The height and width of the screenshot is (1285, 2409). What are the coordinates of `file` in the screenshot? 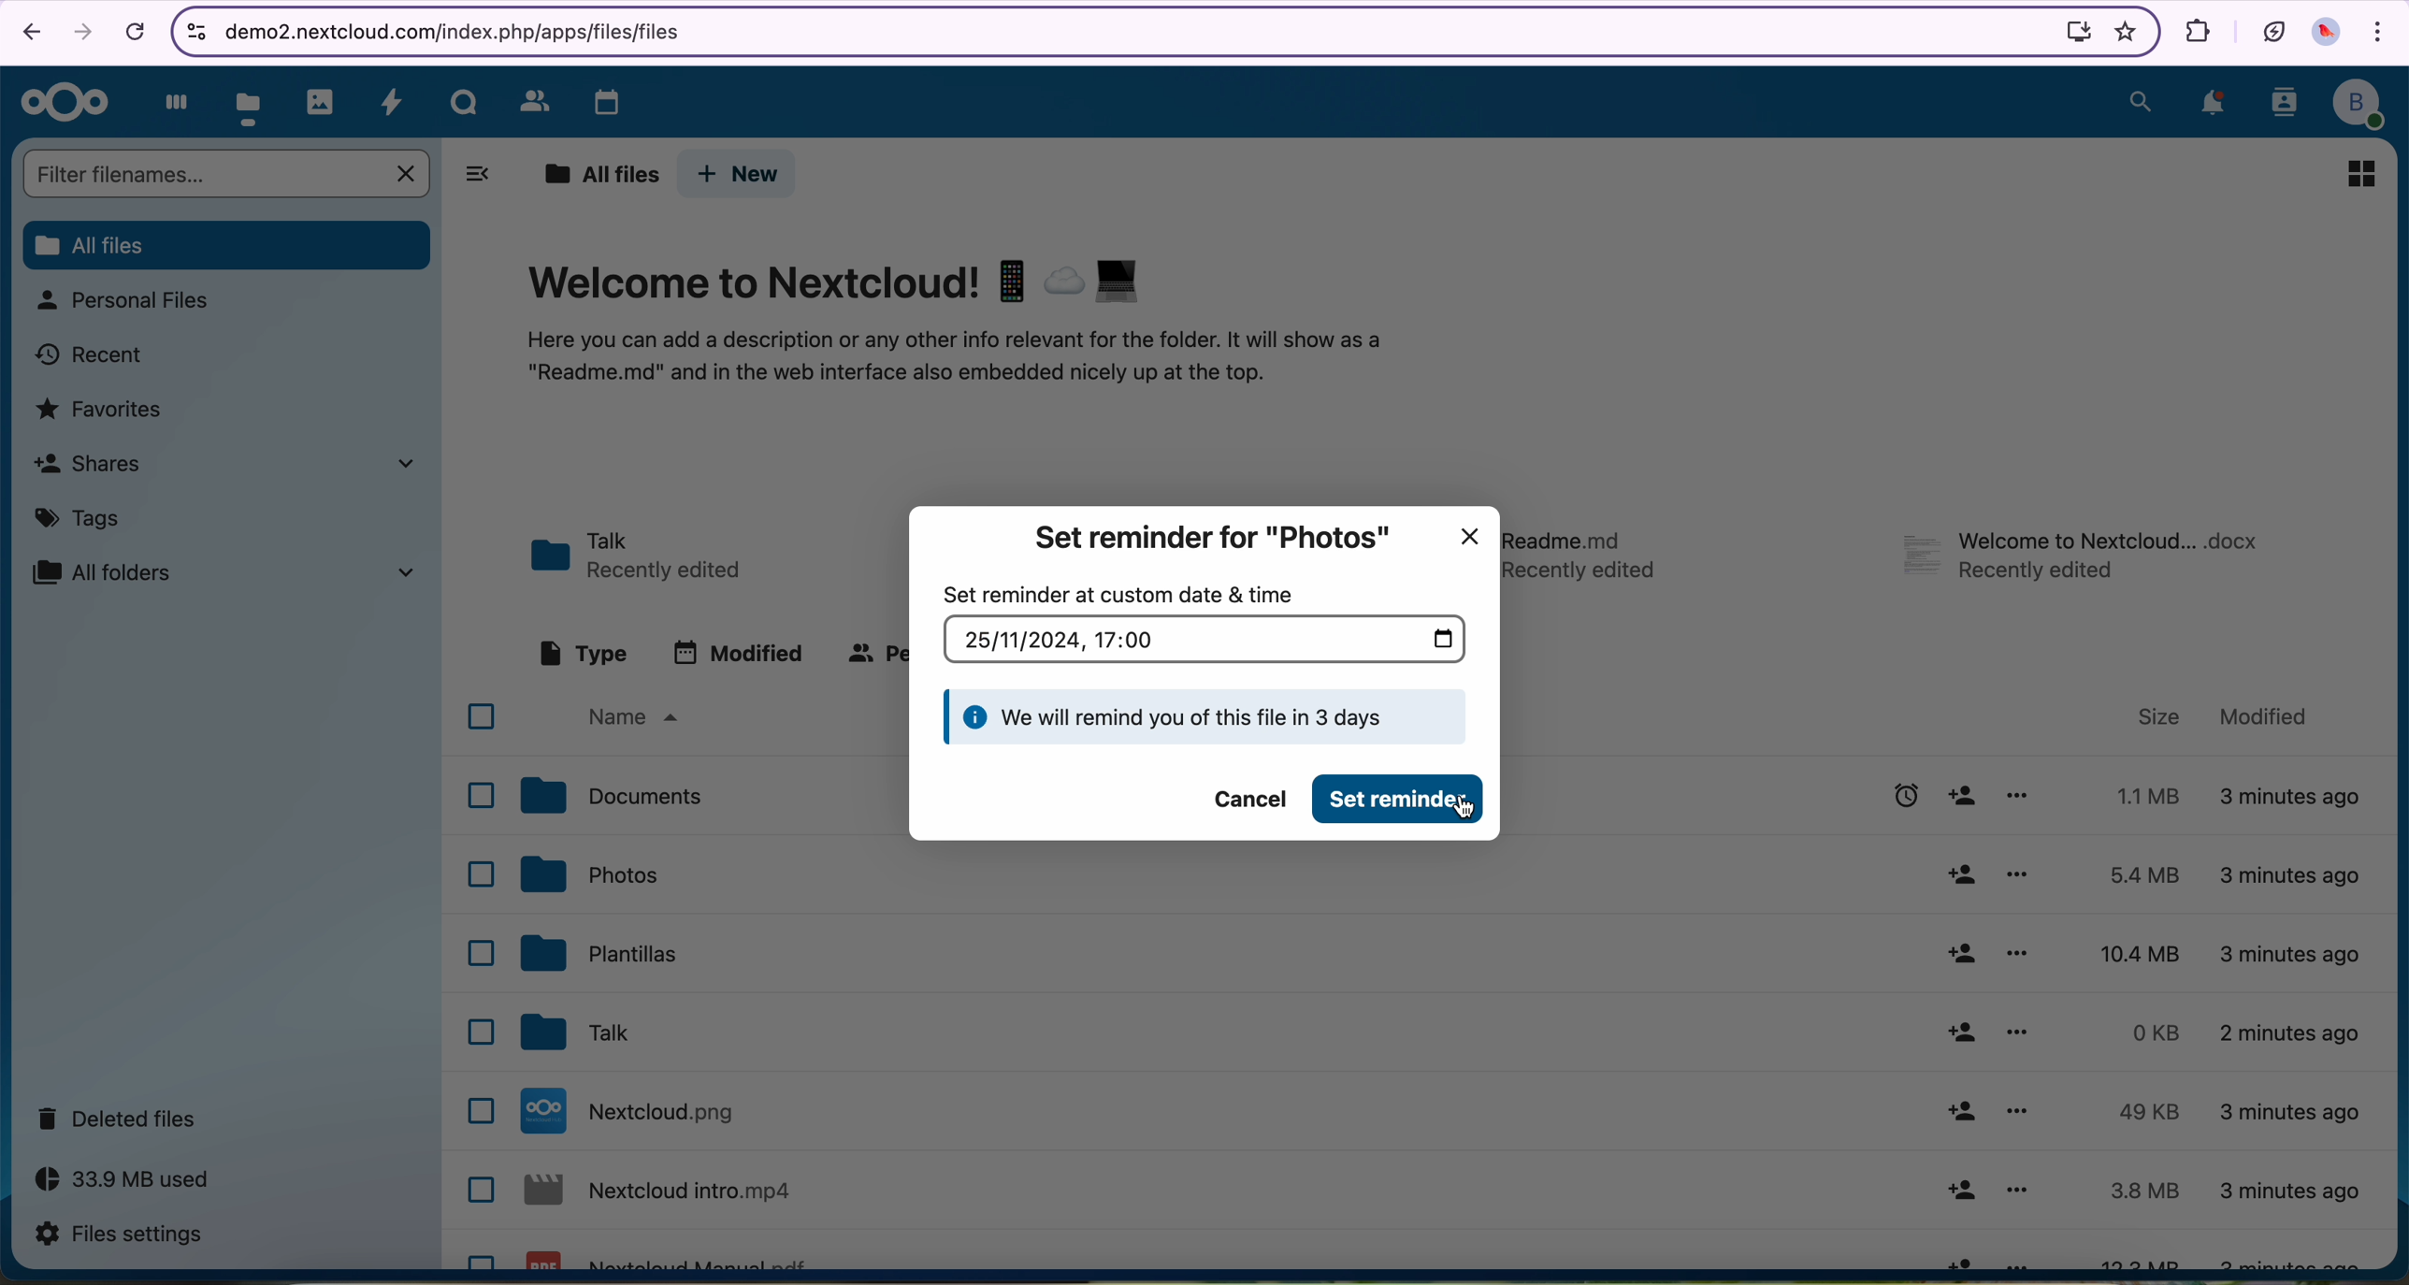 It's located at (1588, 548).